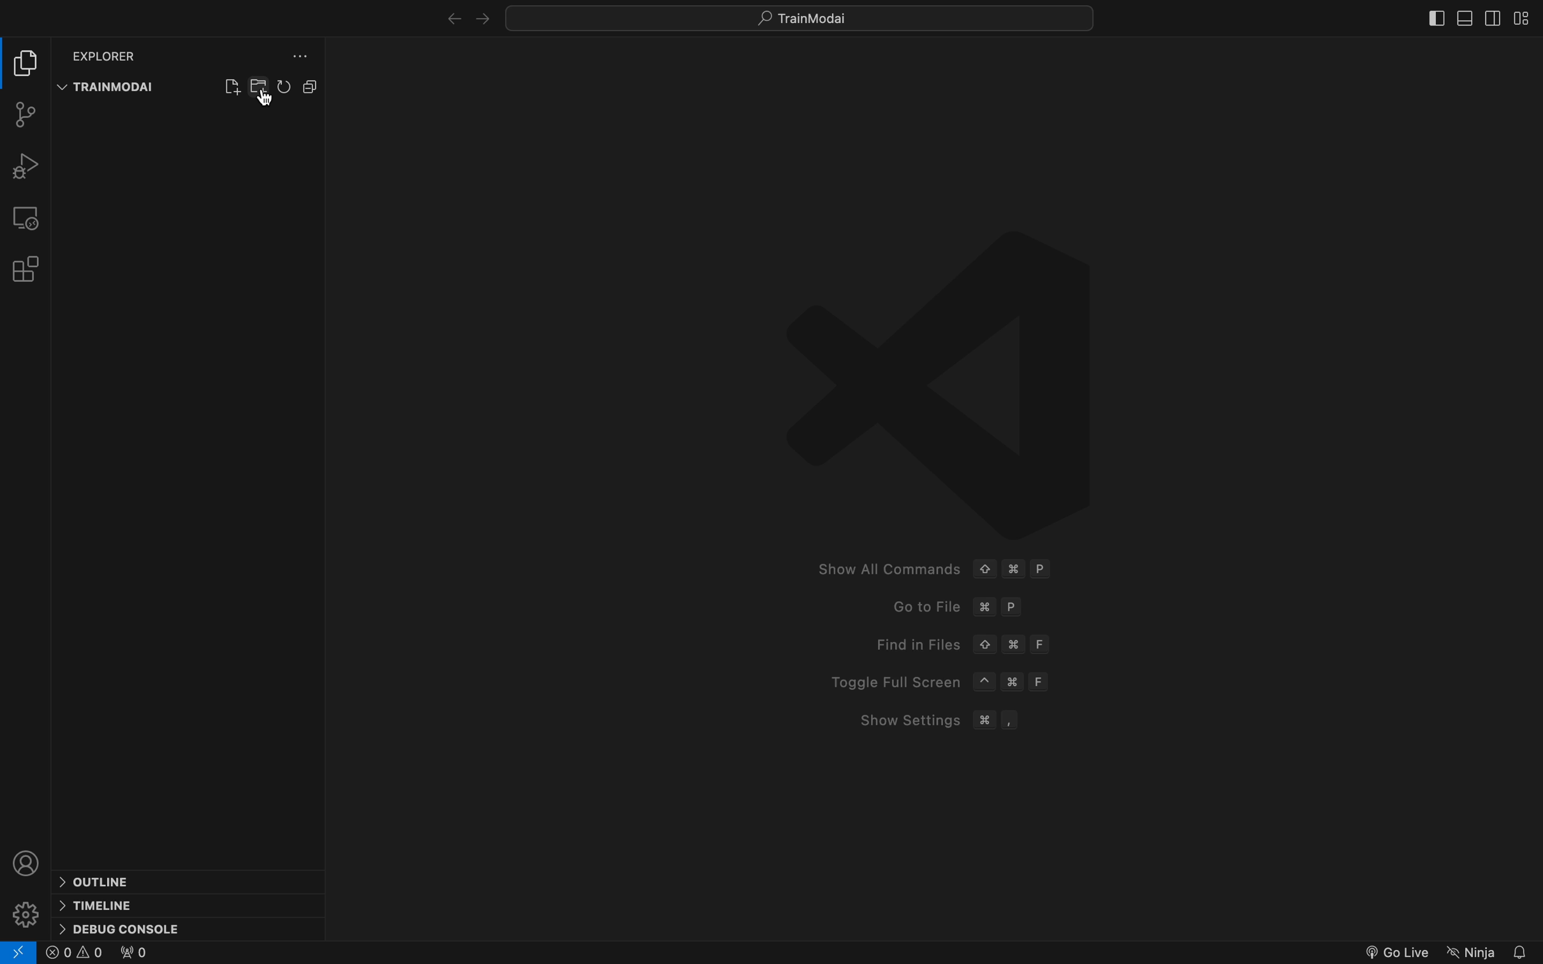  Describe the element at coordinates (19, 952) in the screenshot. I see `error logs` at that location.